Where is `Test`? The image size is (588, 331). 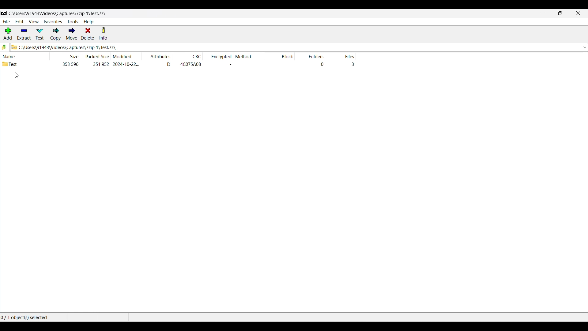 Test is located at coordinates (40, 34).